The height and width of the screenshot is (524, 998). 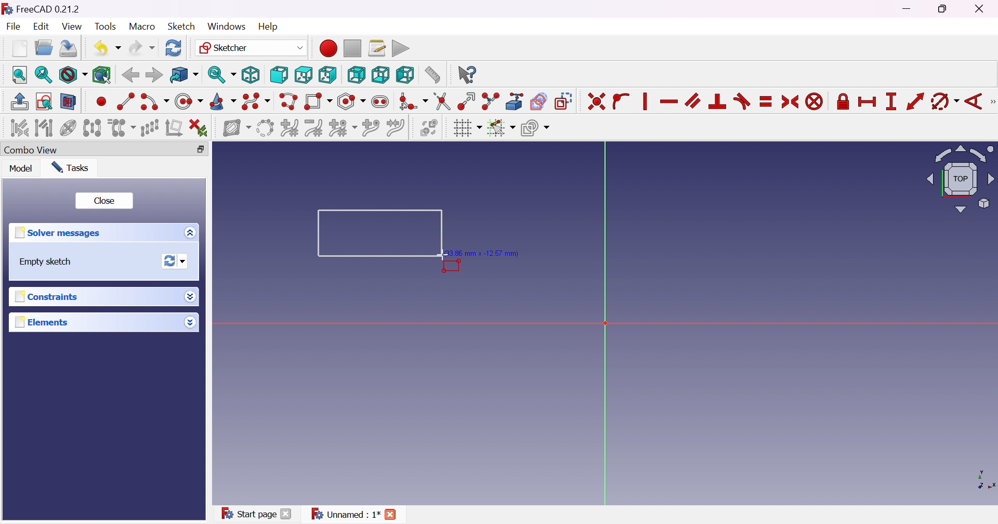 I want to click on Isometric, so click(x=251, y=75).